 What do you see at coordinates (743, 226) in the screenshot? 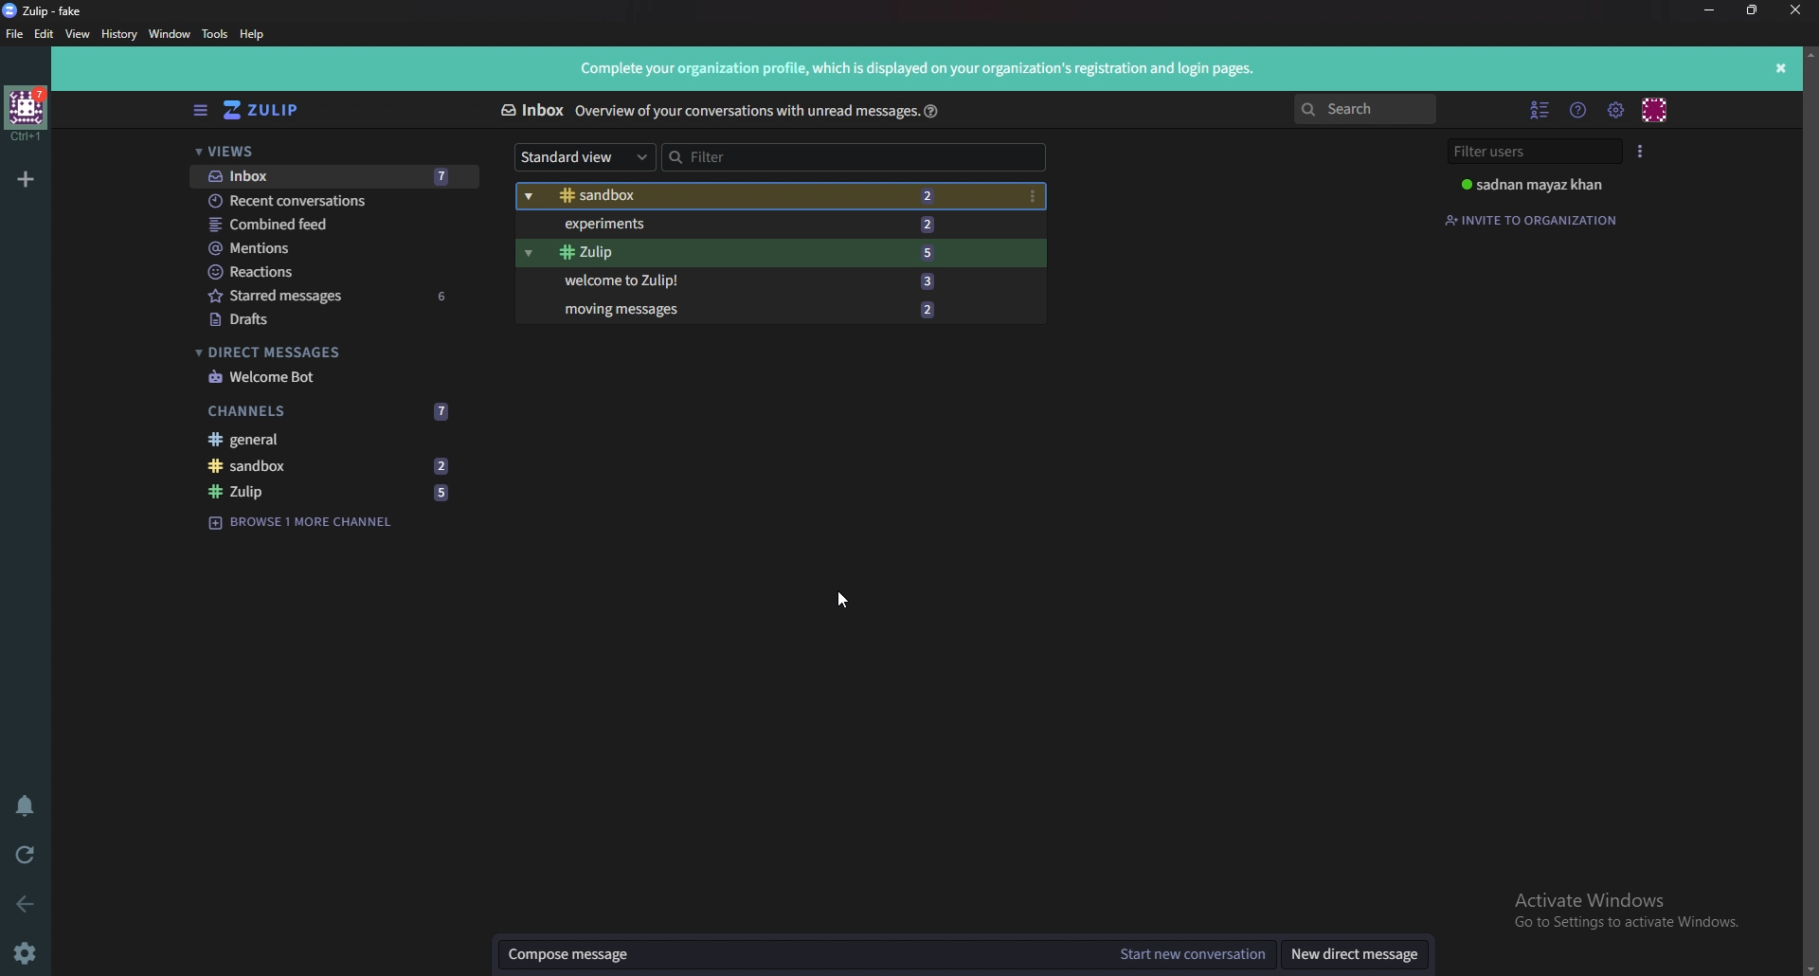
I see `Experiments` at bounding box center [743, 226].